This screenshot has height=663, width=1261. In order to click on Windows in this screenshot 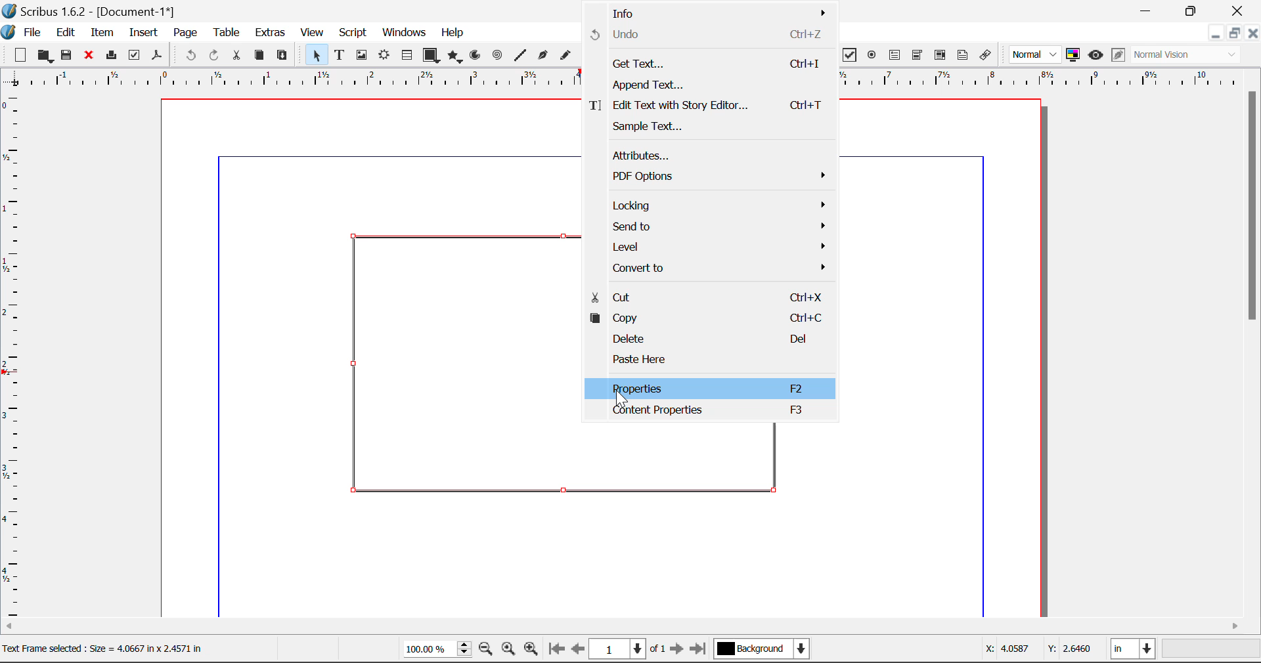, I will do `click(403, 33)`.